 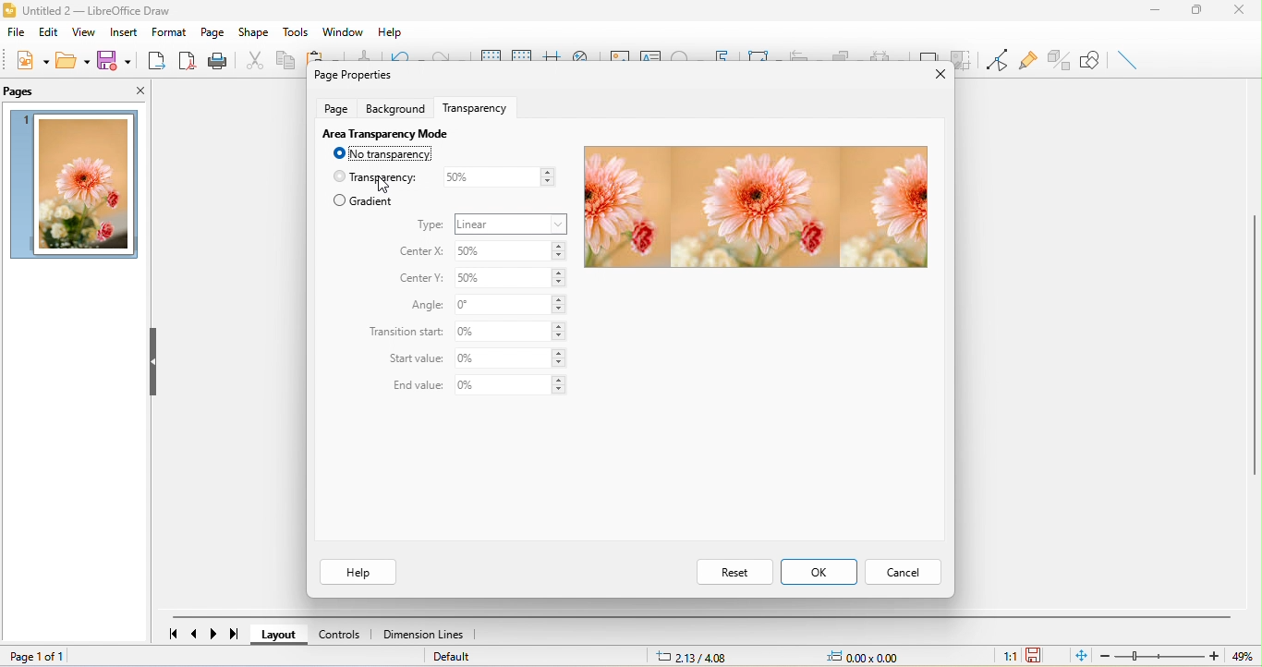 I want to click on transition start, so click(x=407, y=333).